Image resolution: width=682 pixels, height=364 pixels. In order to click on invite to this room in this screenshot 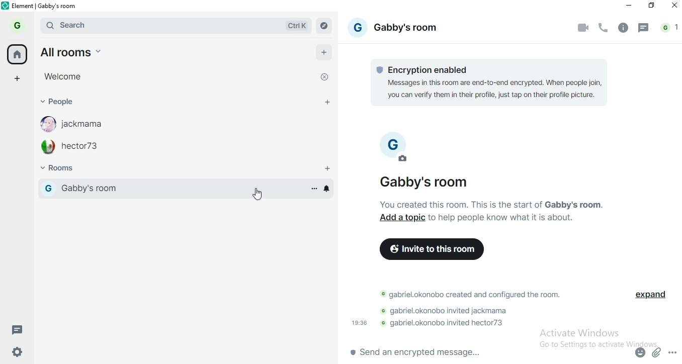, I will do `click(434, 251)`.